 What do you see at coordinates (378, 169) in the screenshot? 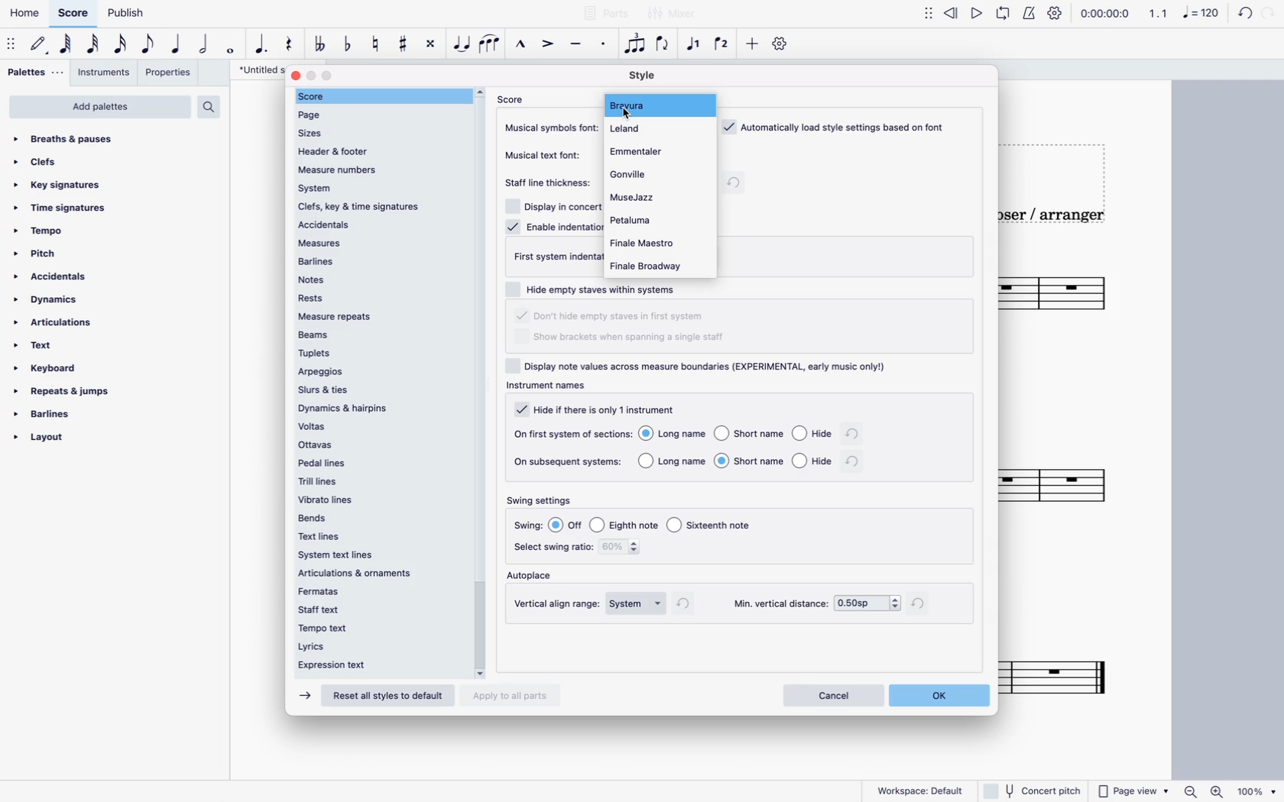
I see `measure numbers` at bounding box center [378, 169].